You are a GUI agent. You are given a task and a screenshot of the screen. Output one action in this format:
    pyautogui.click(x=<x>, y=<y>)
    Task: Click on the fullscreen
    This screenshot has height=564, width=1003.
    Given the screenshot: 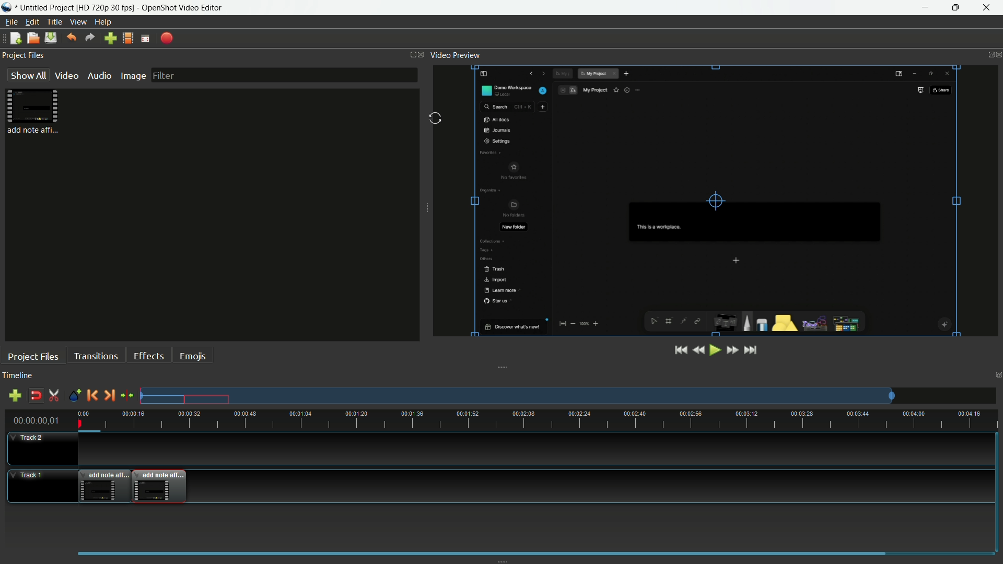 What is the action you would take?
    pyautogui.click(x=146, y=38)
    